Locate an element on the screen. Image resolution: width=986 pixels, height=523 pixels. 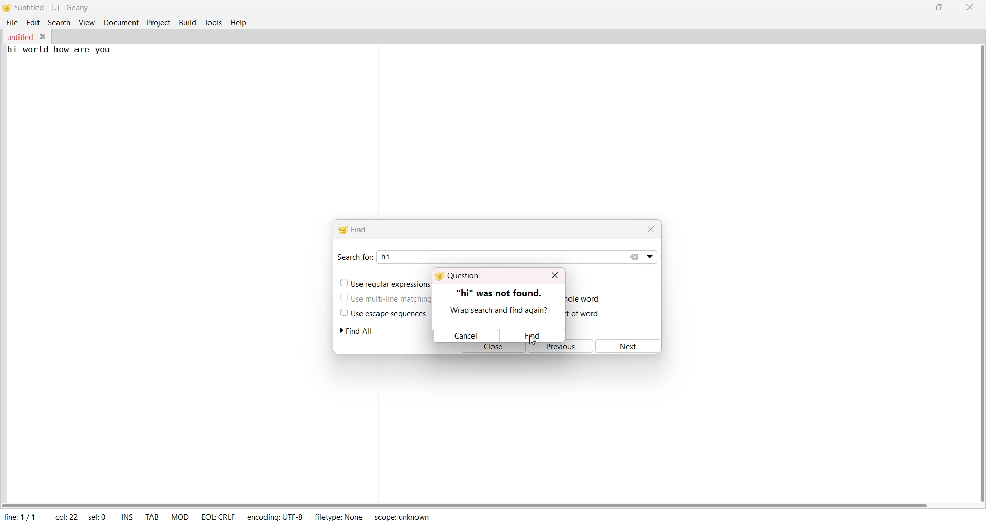
sel: 0 is located at coordinates (99, 517).